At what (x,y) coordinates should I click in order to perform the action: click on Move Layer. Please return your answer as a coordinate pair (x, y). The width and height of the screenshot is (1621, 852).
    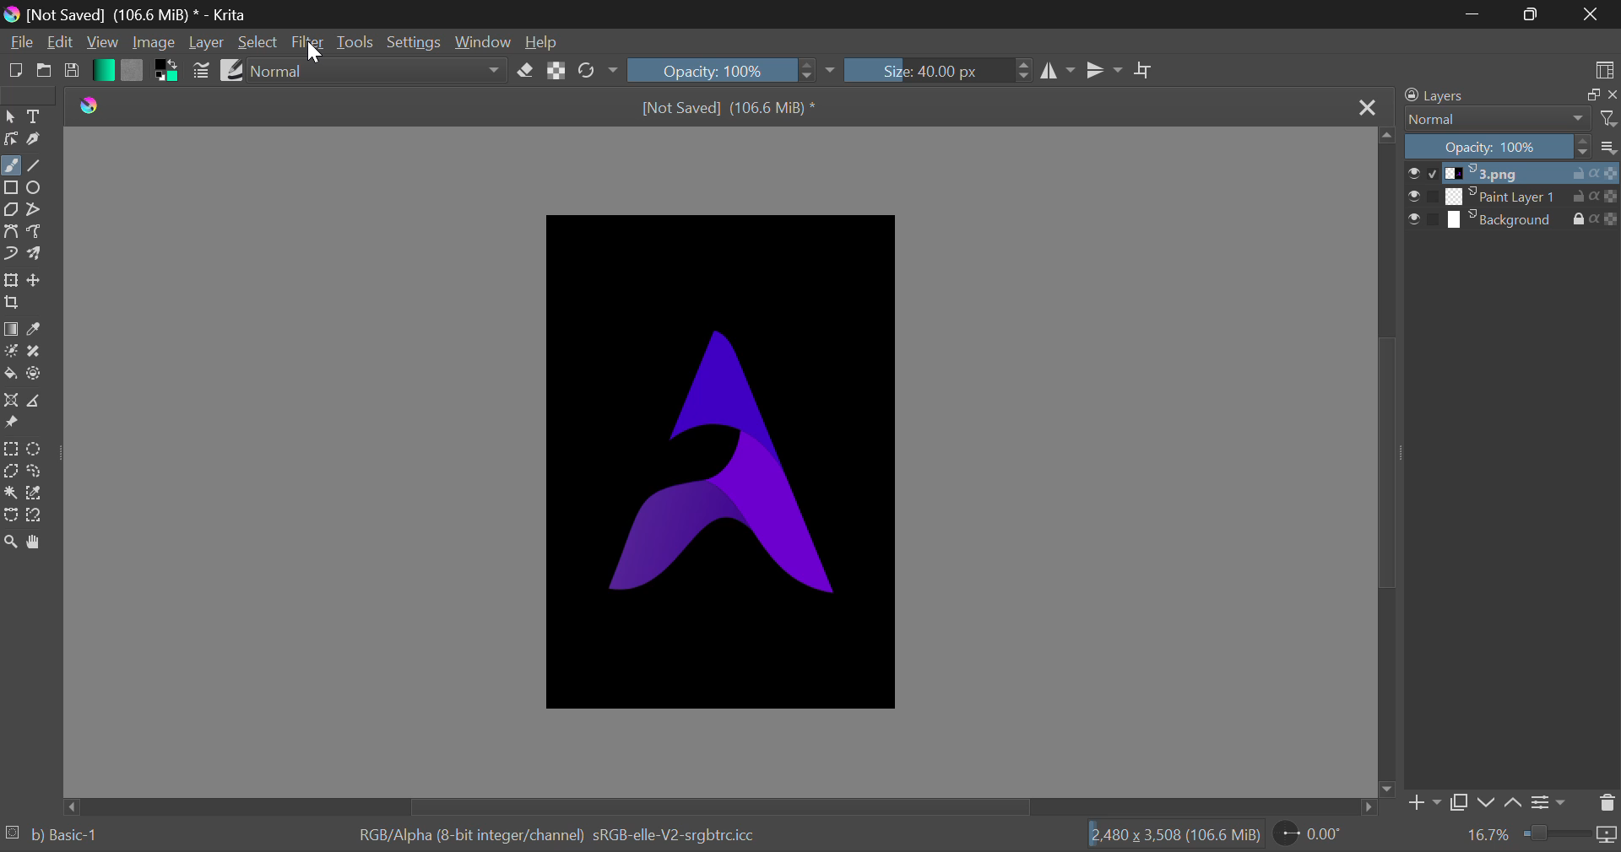
    Looking at the image, I should click on (39, 282).